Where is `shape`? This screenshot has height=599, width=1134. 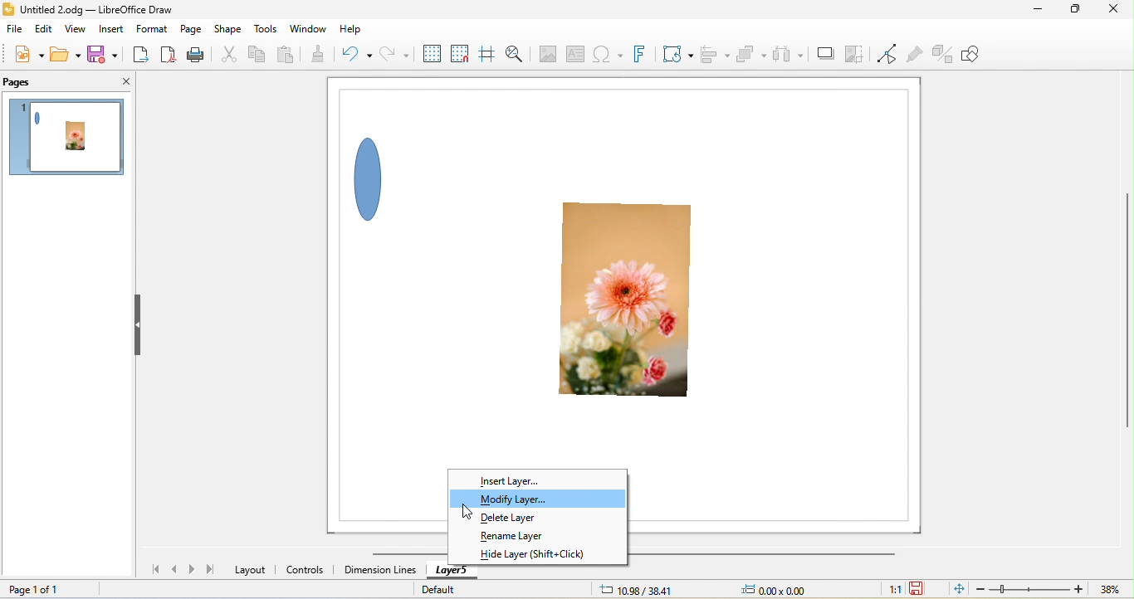
shape is located at coordinates (374, 176).